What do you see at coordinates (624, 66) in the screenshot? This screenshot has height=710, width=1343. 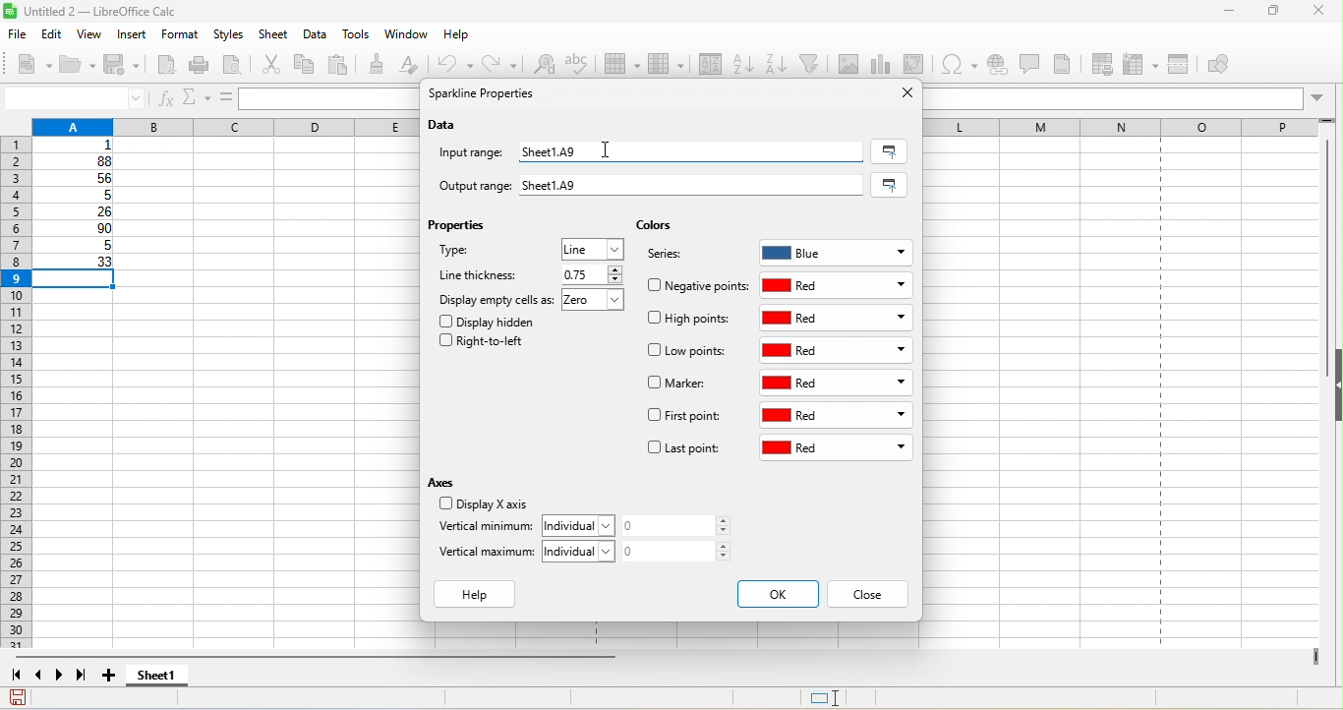 I see `row` at bounding box center [624, 66].